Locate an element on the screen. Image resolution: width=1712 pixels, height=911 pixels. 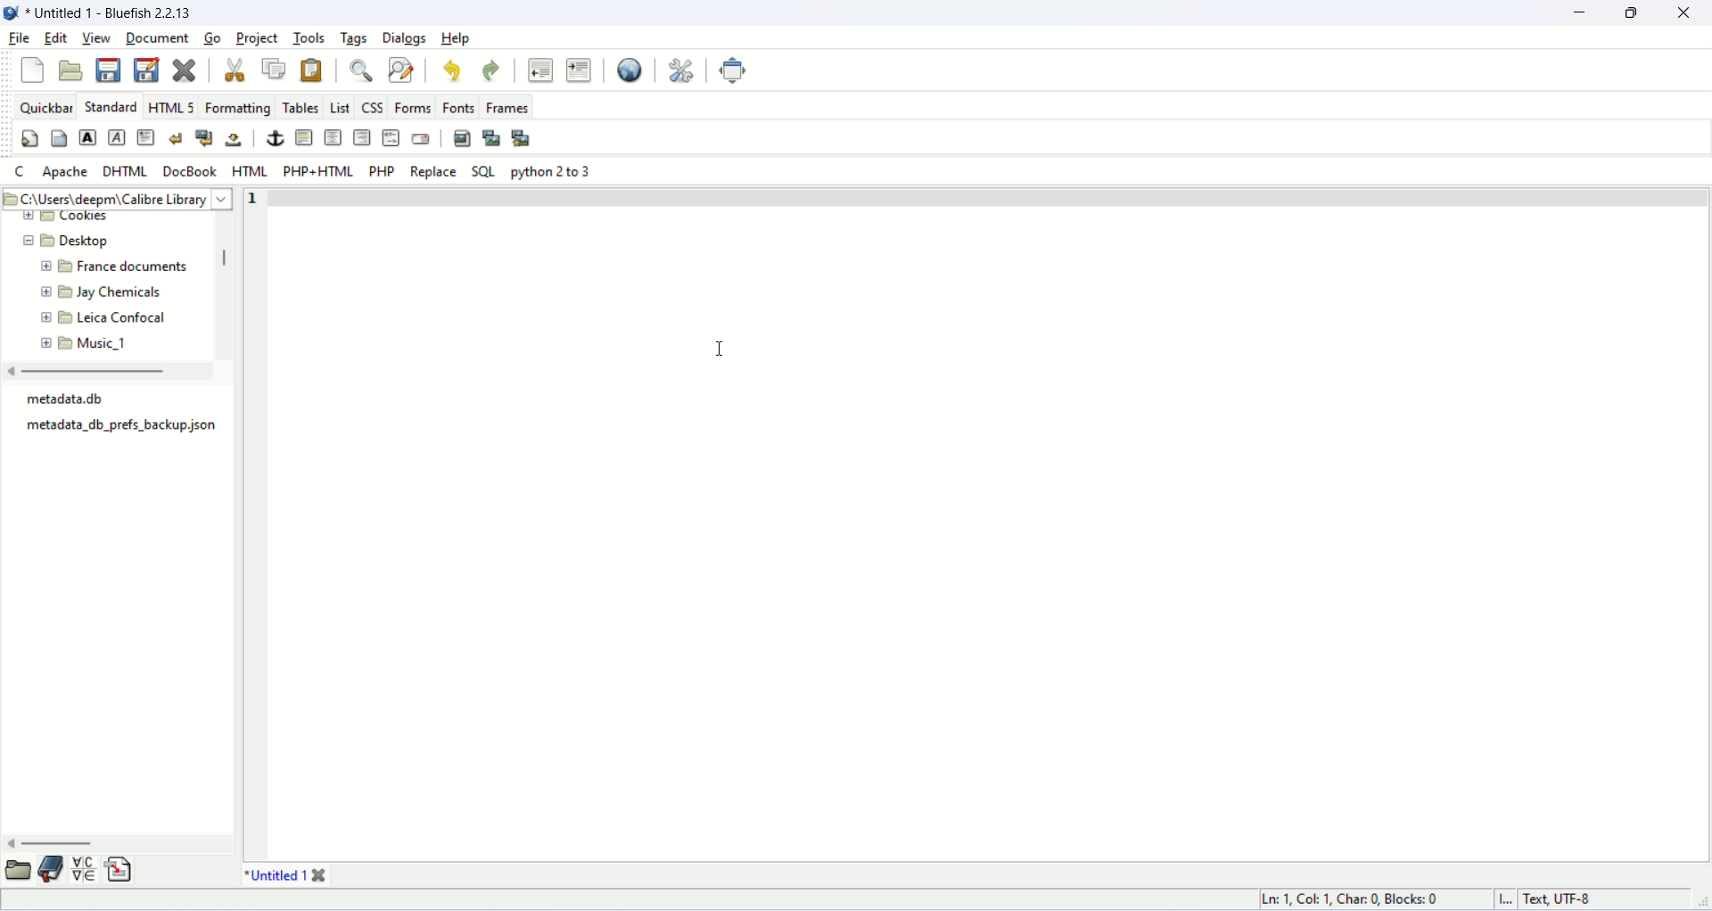
close is located at coordinates (1685, 12).